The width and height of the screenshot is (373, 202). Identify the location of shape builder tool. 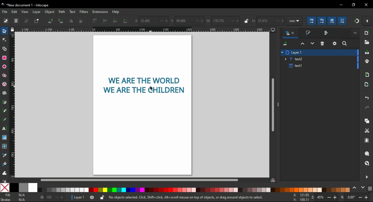
(5, 49).